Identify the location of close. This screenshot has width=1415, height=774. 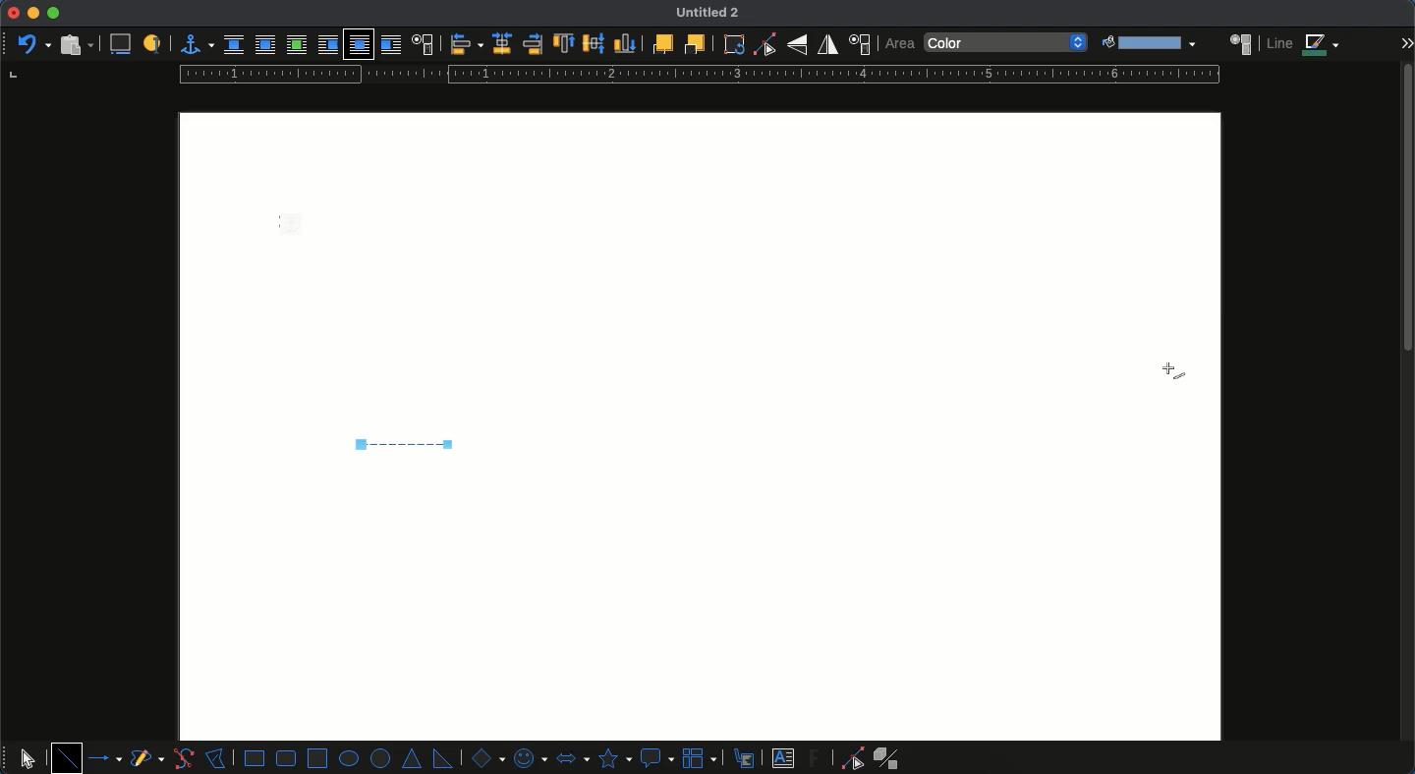
(13, 13).